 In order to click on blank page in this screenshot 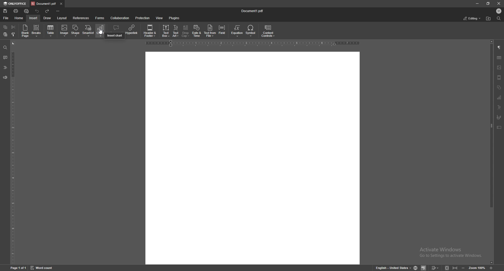, I will do `click(26, 31)`.